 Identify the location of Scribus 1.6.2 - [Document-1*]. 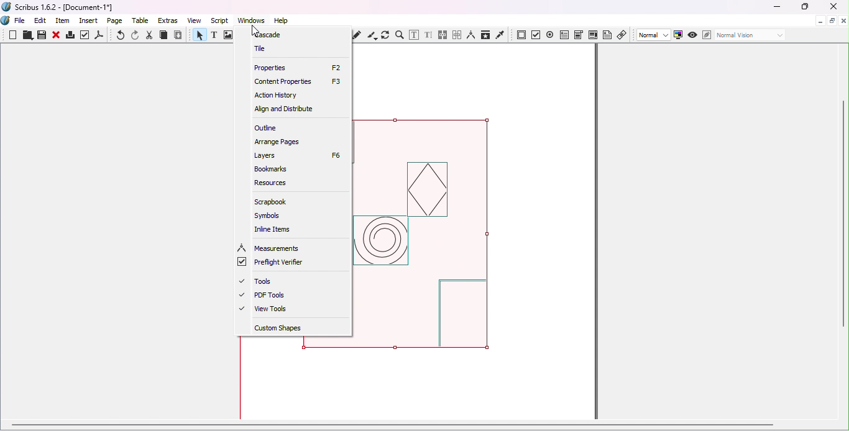
(63, 8).